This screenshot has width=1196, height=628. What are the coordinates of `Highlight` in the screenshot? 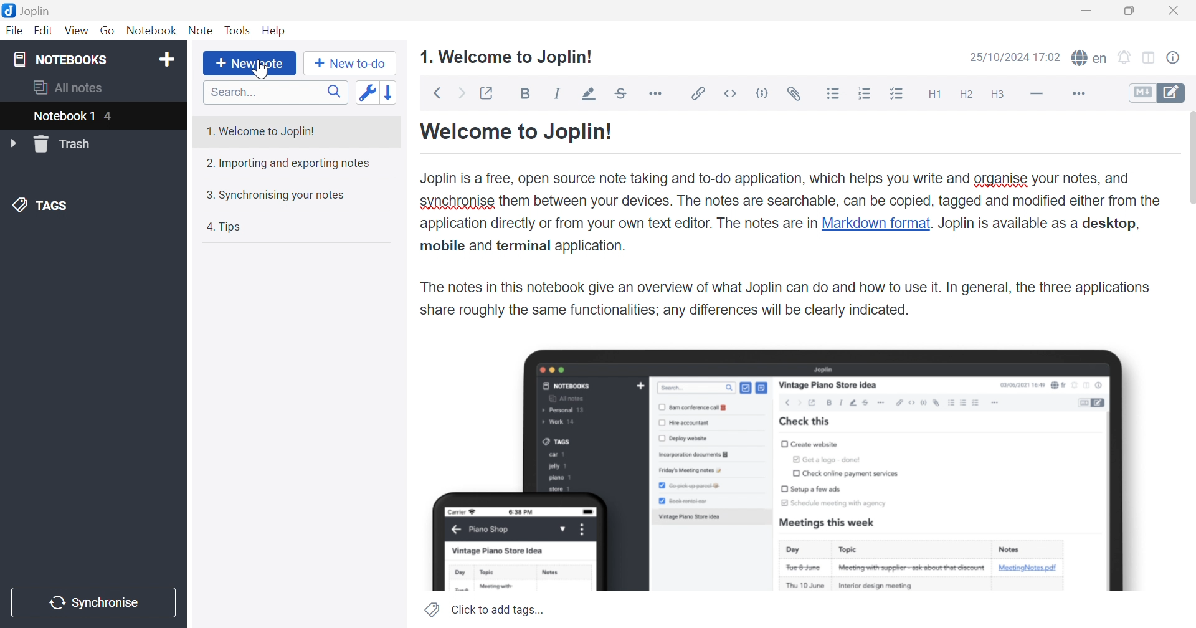 It's located at (588, 93).